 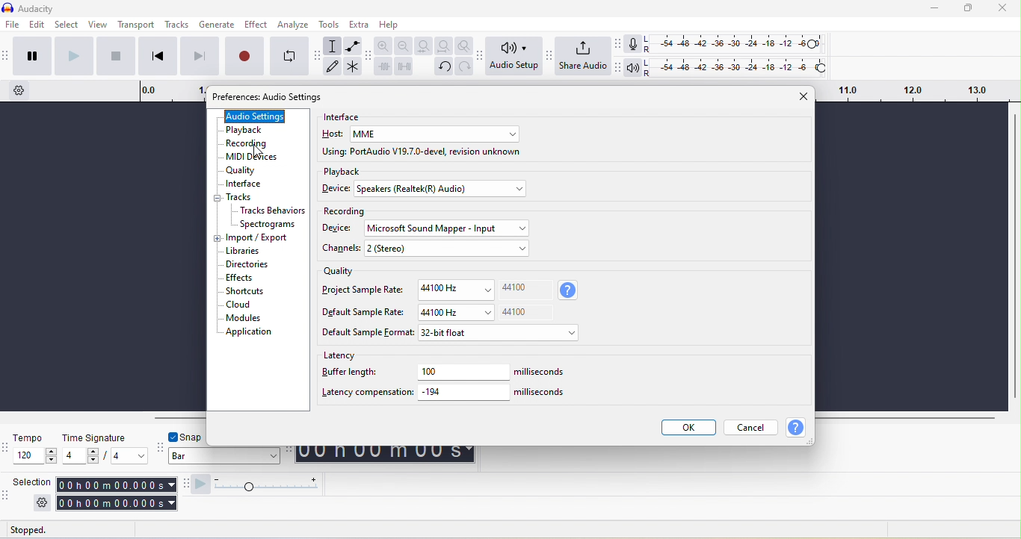 What do you see at coordinates (515, 55) in the screenshot?
I see `audio setup` at bounding box center [515, 55].